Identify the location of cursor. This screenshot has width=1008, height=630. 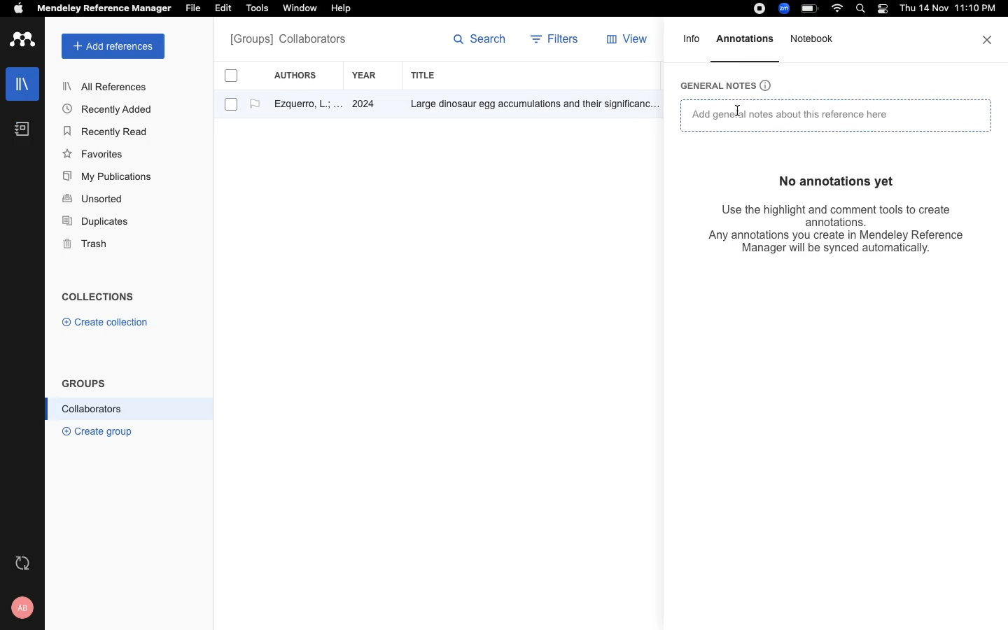
(740, 113).